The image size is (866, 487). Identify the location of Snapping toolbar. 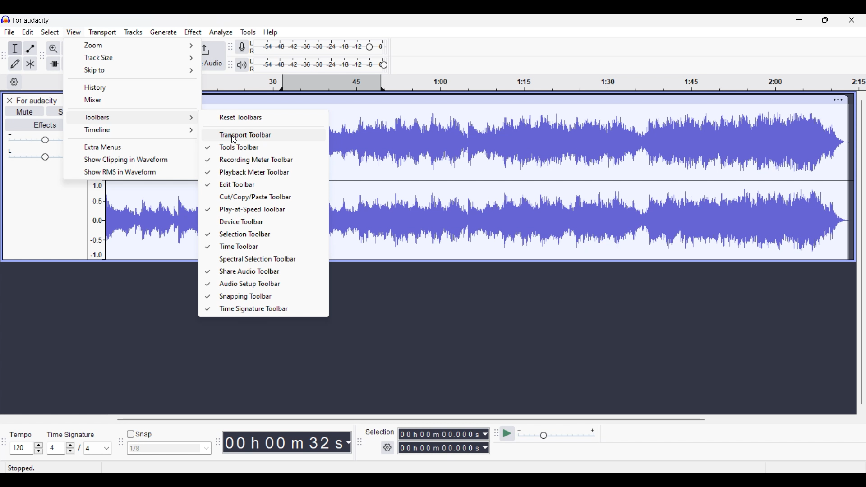
(268, 296).